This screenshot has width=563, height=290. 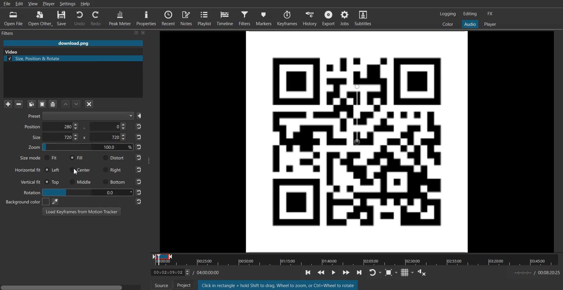 I want to click on Middle, so click(x=81, y=182).